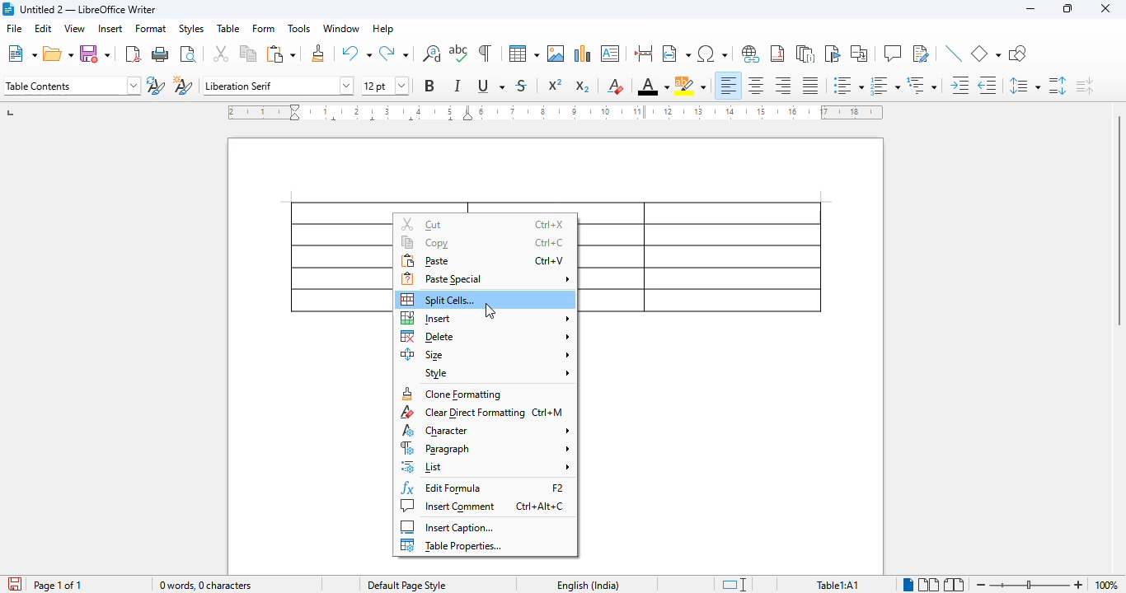 The height and width of the screenshot is (593, 1126). Describe the element at coordinates (777, 54) in the screenshot. I see `insert footnote` at that location.